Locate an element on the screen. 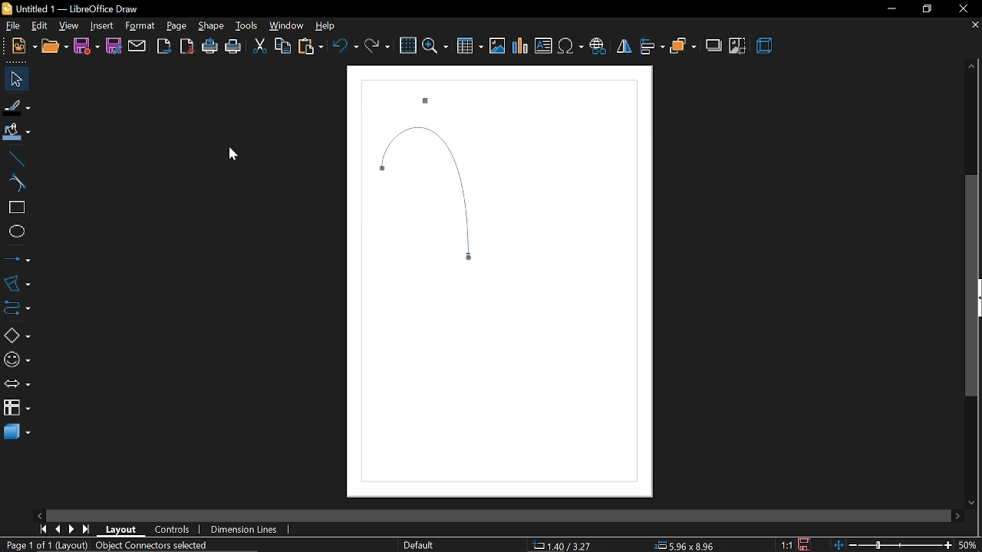 The width and height of the screenshot is (982, 552). print is located at coordinates (233, 48).